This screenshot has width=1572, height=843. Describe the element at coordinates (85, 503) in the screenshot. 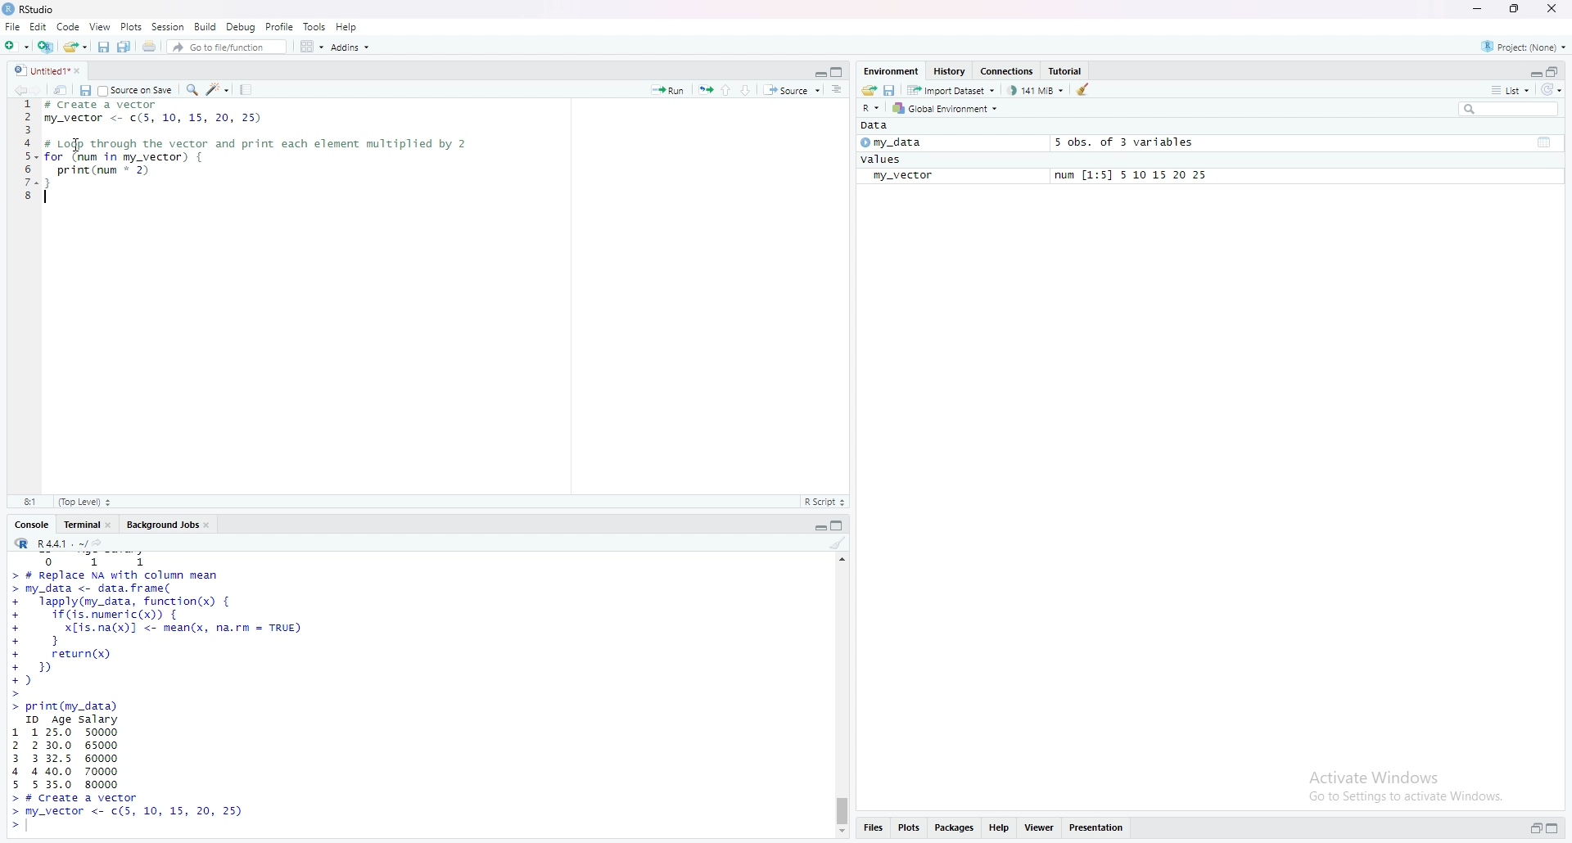

I see `top level` at that location.